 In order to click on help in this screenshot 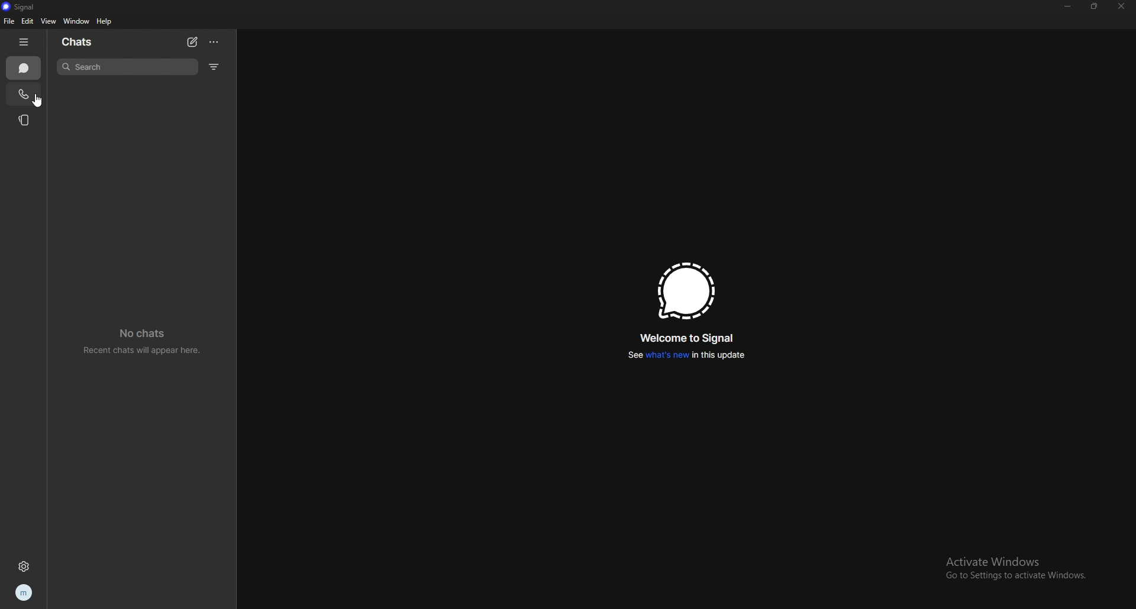, I will do `click(105, 22)`.